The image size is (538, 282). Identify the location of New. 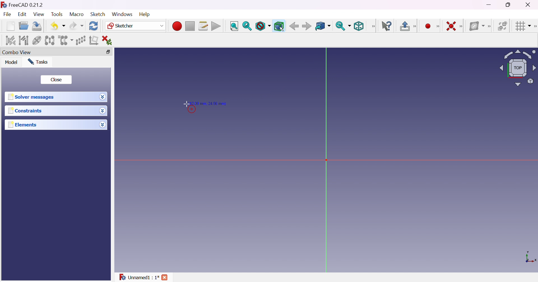
(11, 26).